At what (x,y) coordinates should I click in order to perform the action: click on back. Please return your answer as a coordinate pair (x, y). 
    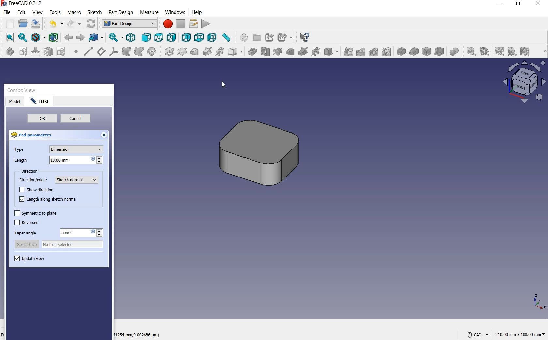
    Looking at the image, I should click on (81, 38).